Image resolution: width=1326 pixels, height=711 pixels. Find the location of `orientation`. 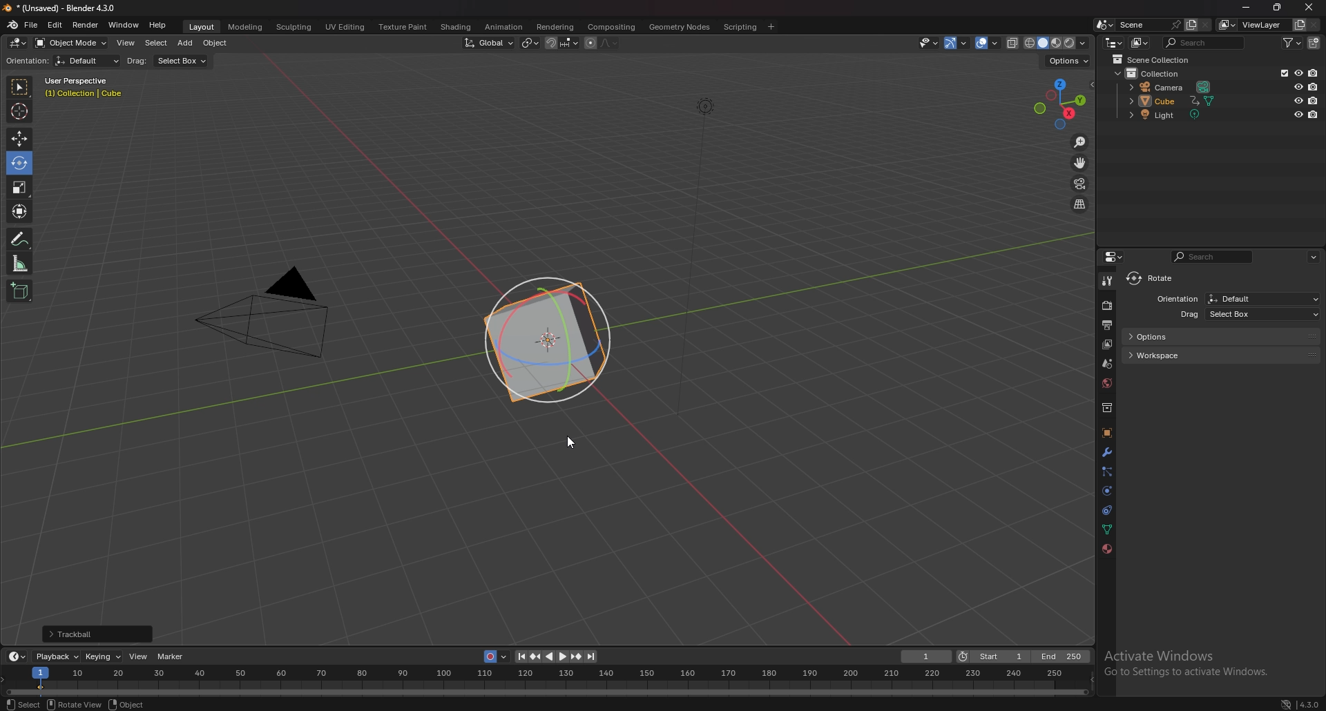

orientation is located at coordinates (26, 60).